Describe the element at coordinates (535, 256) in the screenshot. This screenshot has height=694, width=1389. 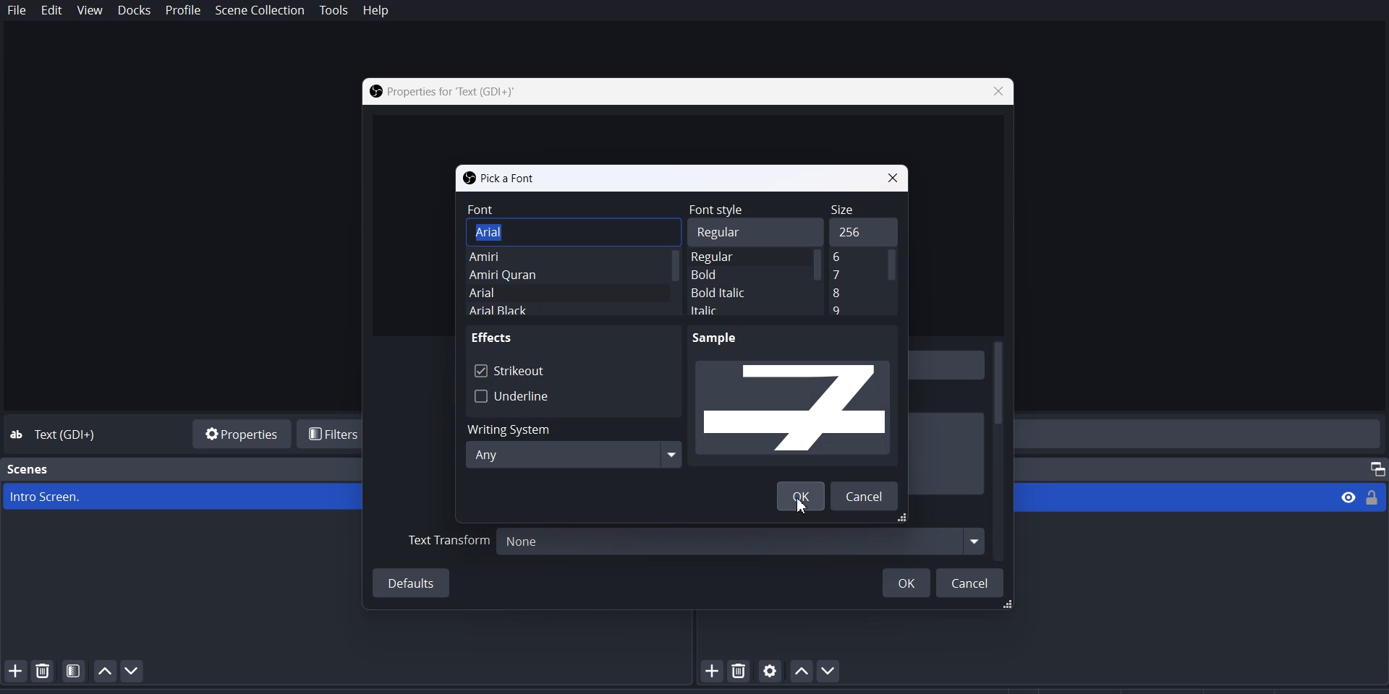
I see `Amiri` at that location.